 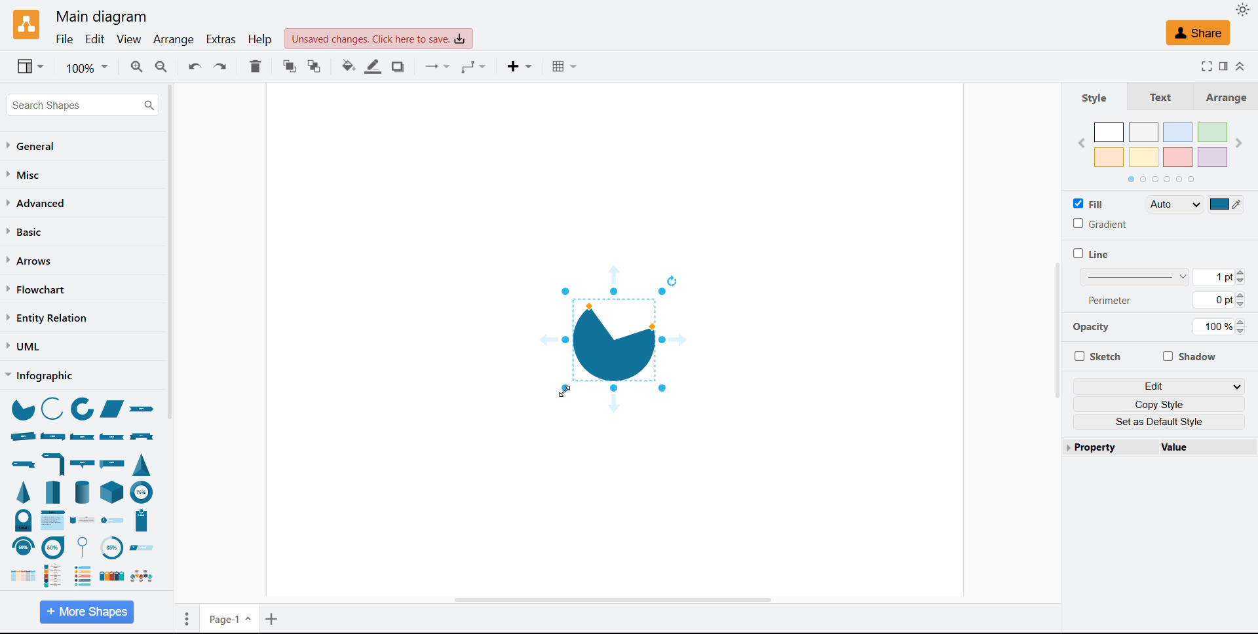 I want to click on bar with callout, so click(x=82, y=463).